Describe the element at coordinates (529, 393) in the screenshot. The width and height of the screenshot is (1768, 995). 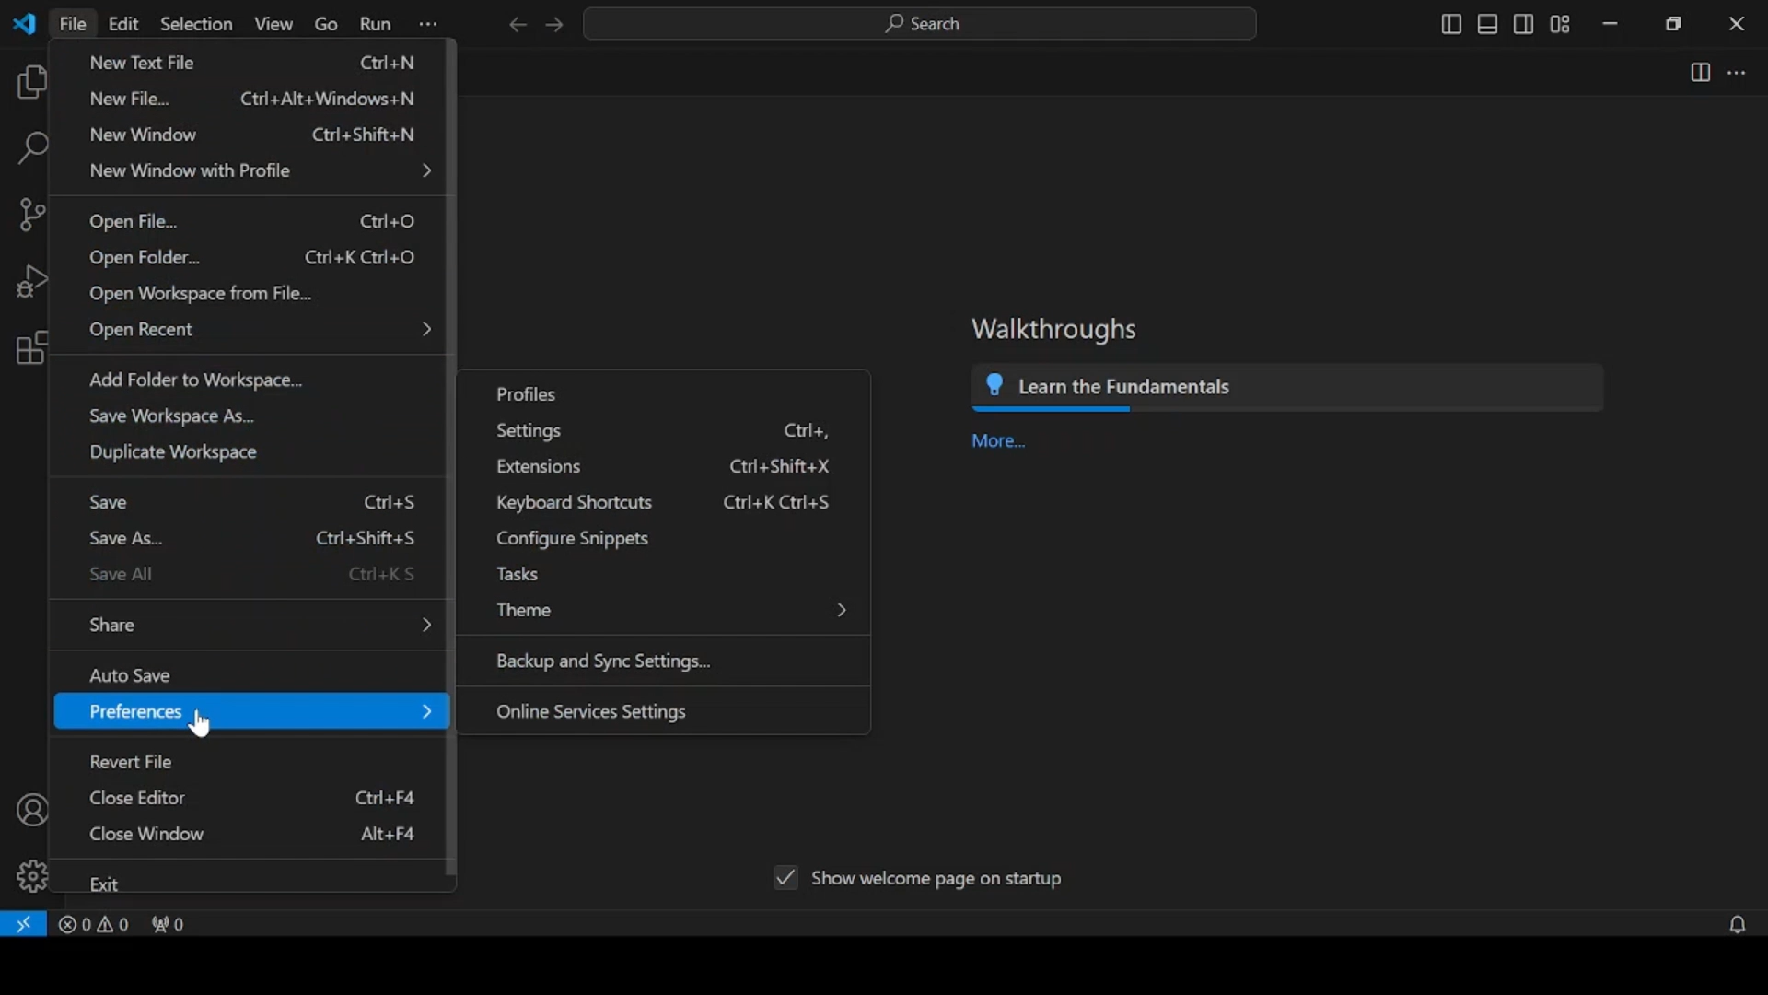
I see `profiles` at that location.